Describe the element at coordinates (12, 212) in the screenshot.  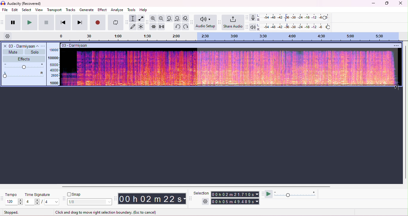
I see `stopped` at that location.